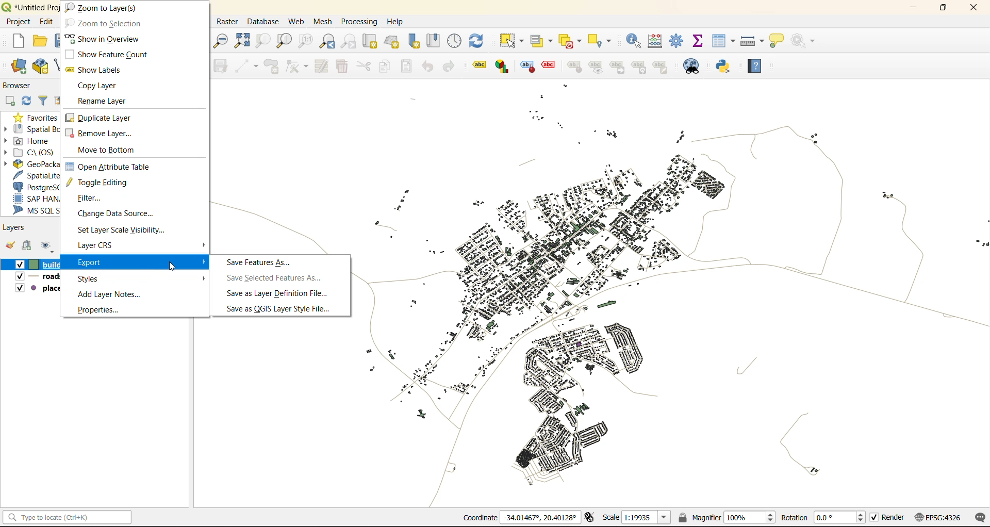 The image size is (990, 527). What do you see at coordinates (28, 101) in the screenshot?
I see `refresh` at bounding box center [28, 101].